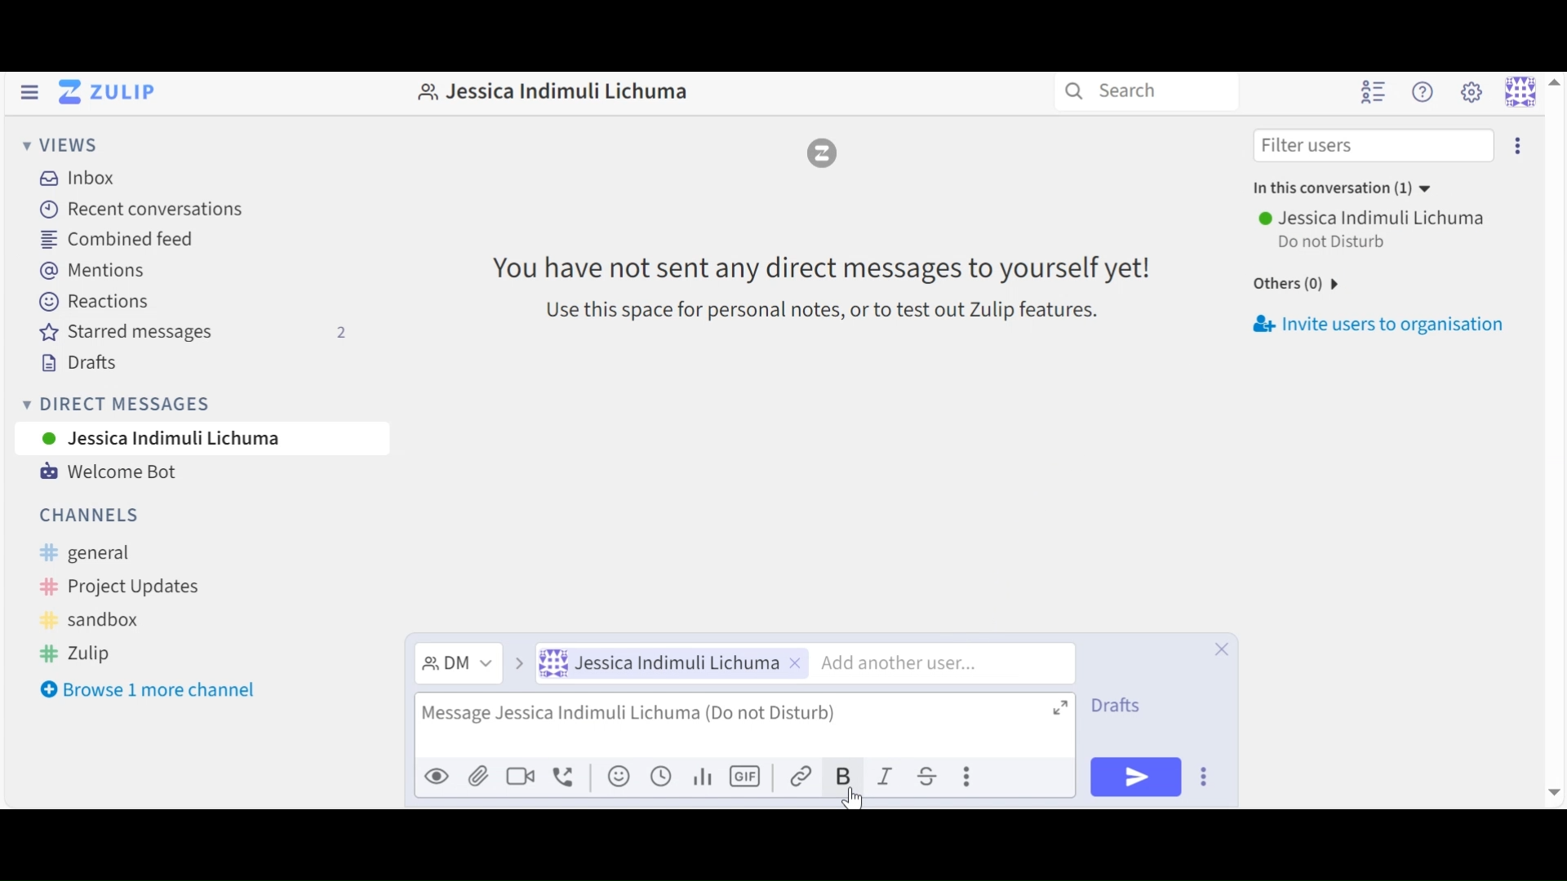 The width and height of the screenshot is (1567, 881). What do you see at coordinates (1290, 286) in the screenshot?
I see `others (0)` at bounding box center [1290, 286].